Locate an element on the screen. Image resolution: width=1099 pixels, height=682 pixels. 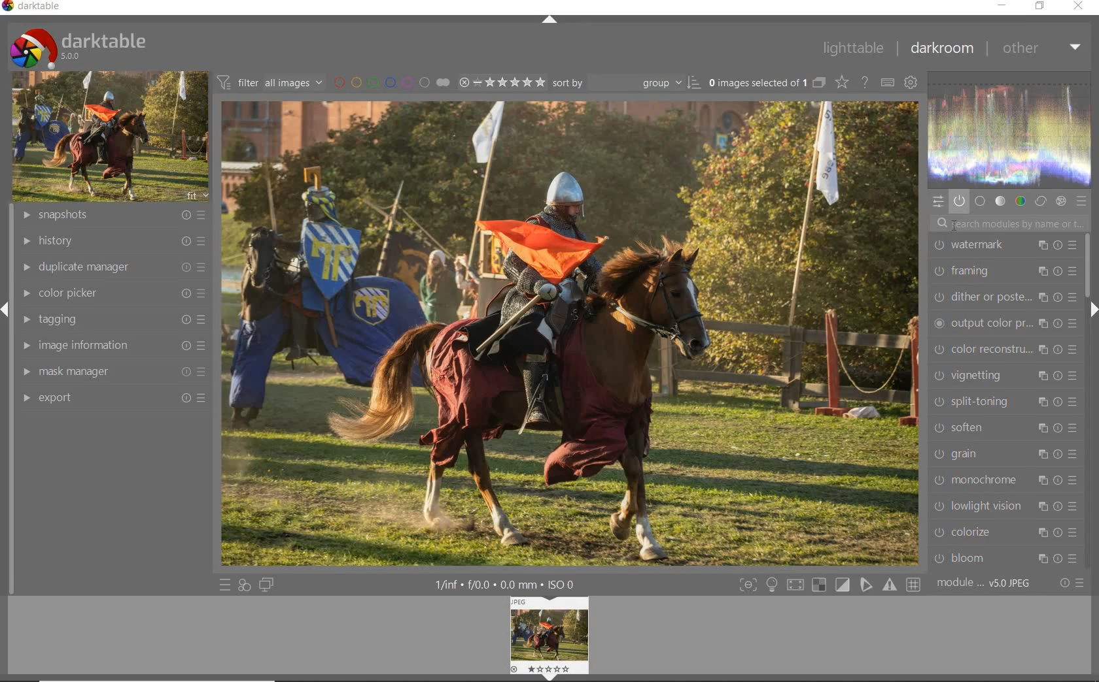
export is located at coordinates (110, 398).